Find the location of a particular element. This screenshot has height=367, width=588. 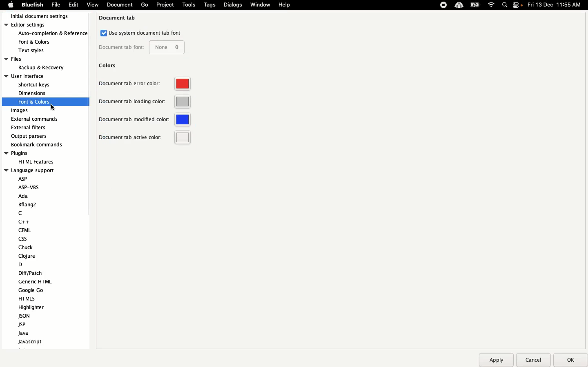

Search is located at coordinates (505, 6).